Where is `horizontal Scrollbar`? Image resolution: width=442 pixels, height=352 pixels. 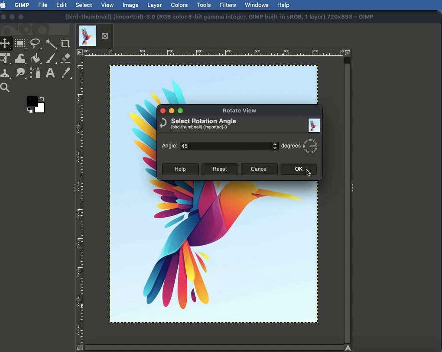
horizontal Scrollbar is located at coordinates (213, 347).